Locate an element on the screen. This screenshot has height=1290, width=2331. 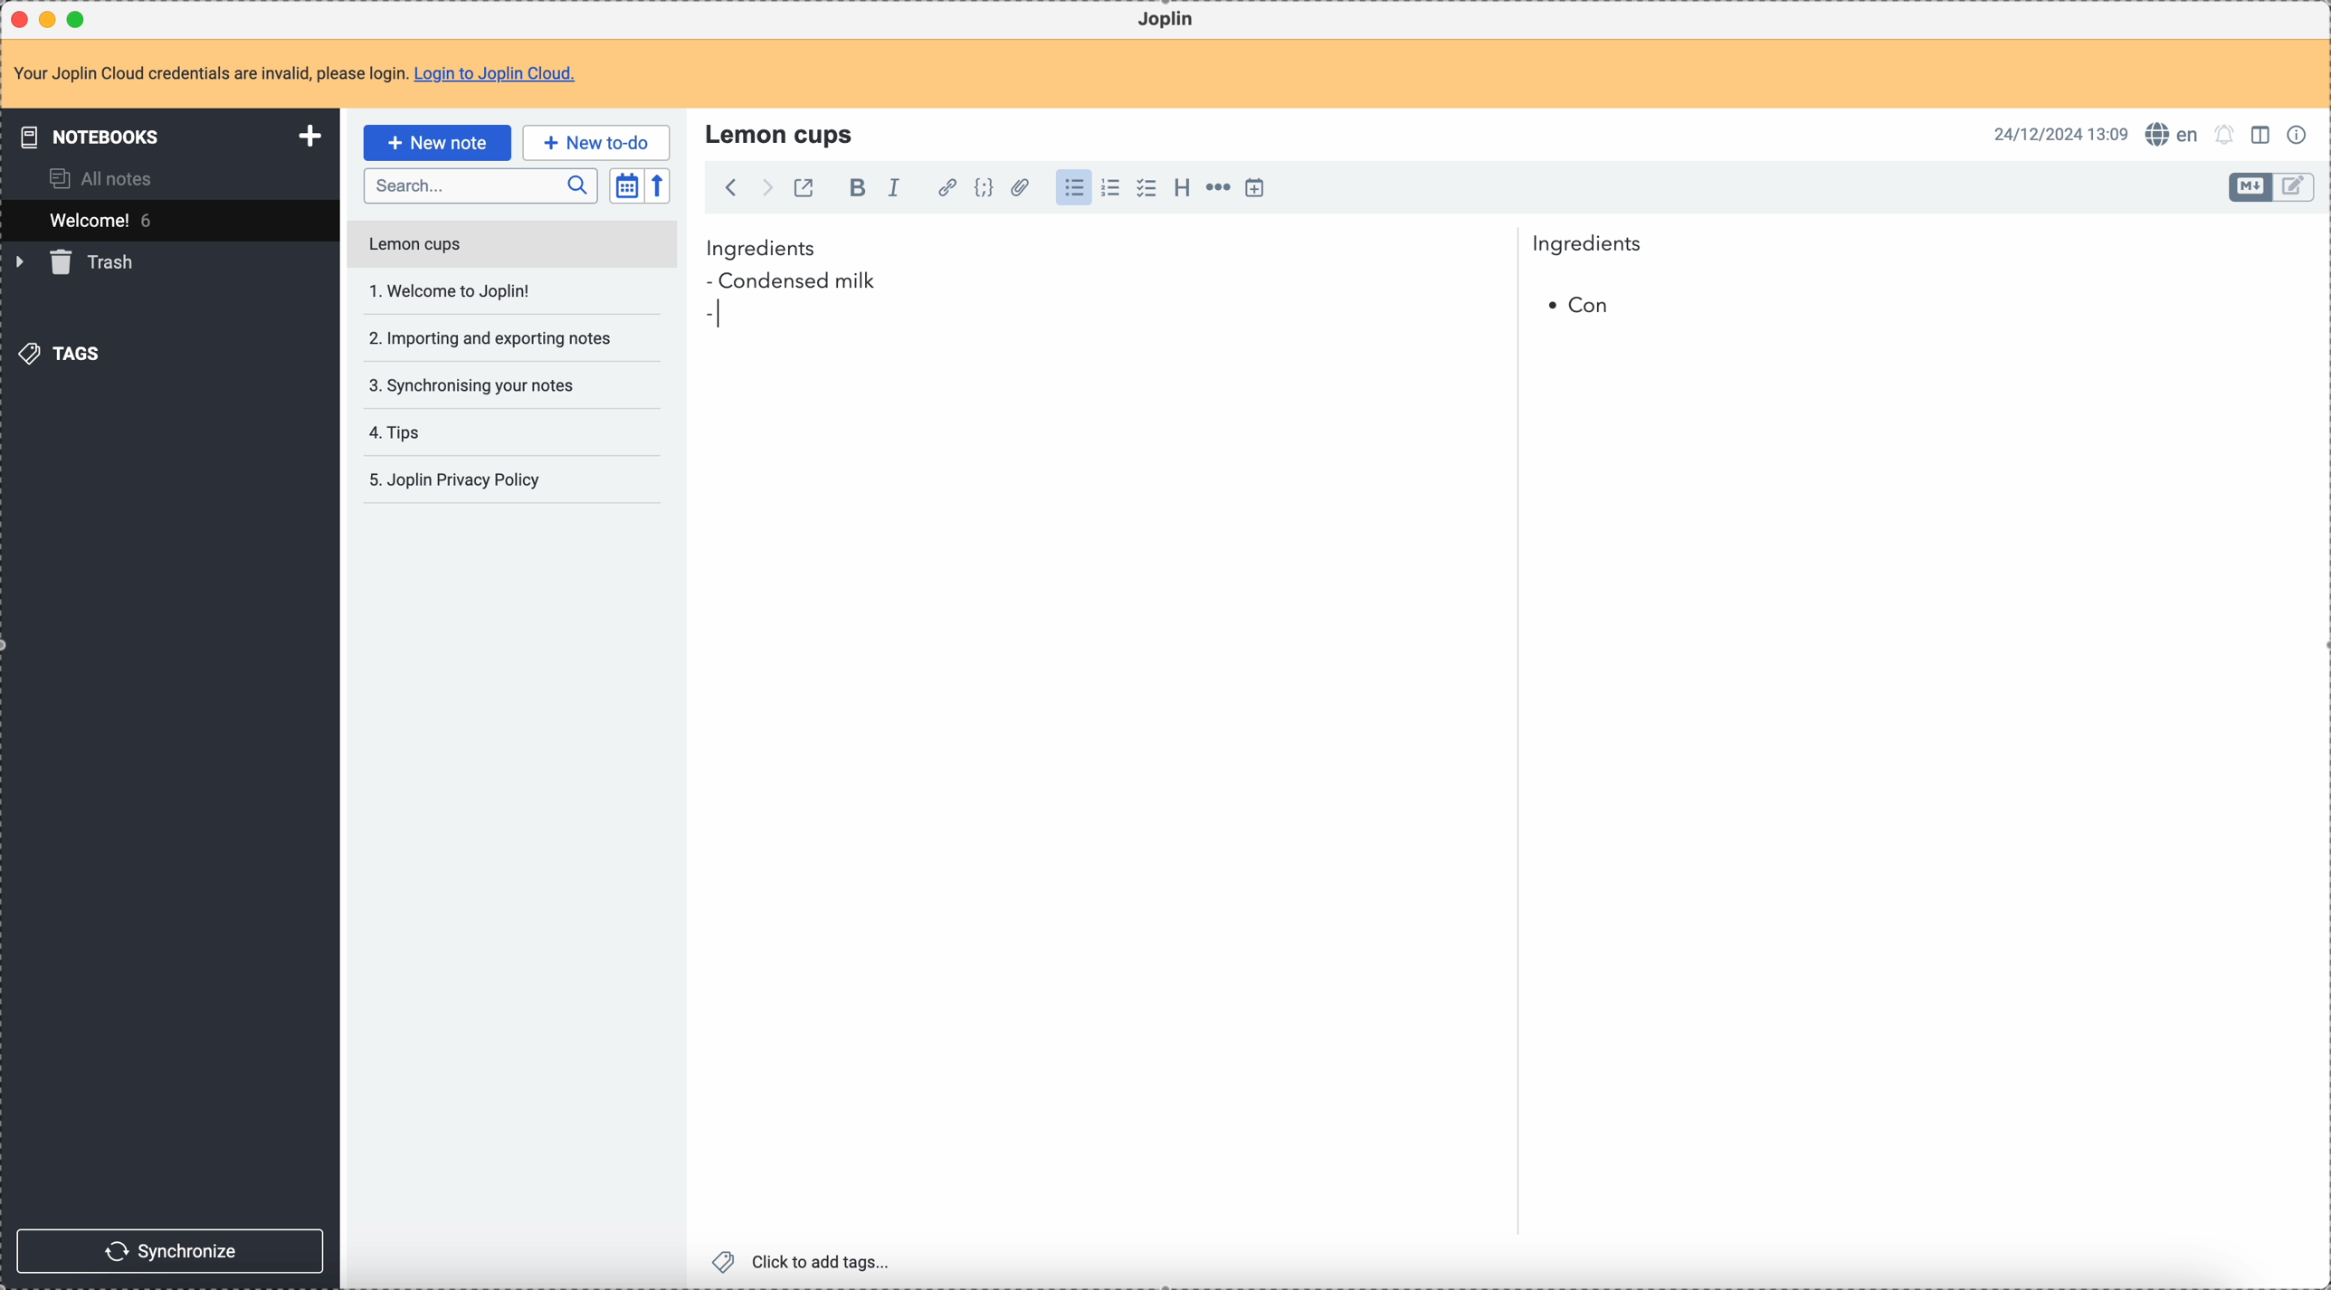
foward is located at coordinates (765, 188).